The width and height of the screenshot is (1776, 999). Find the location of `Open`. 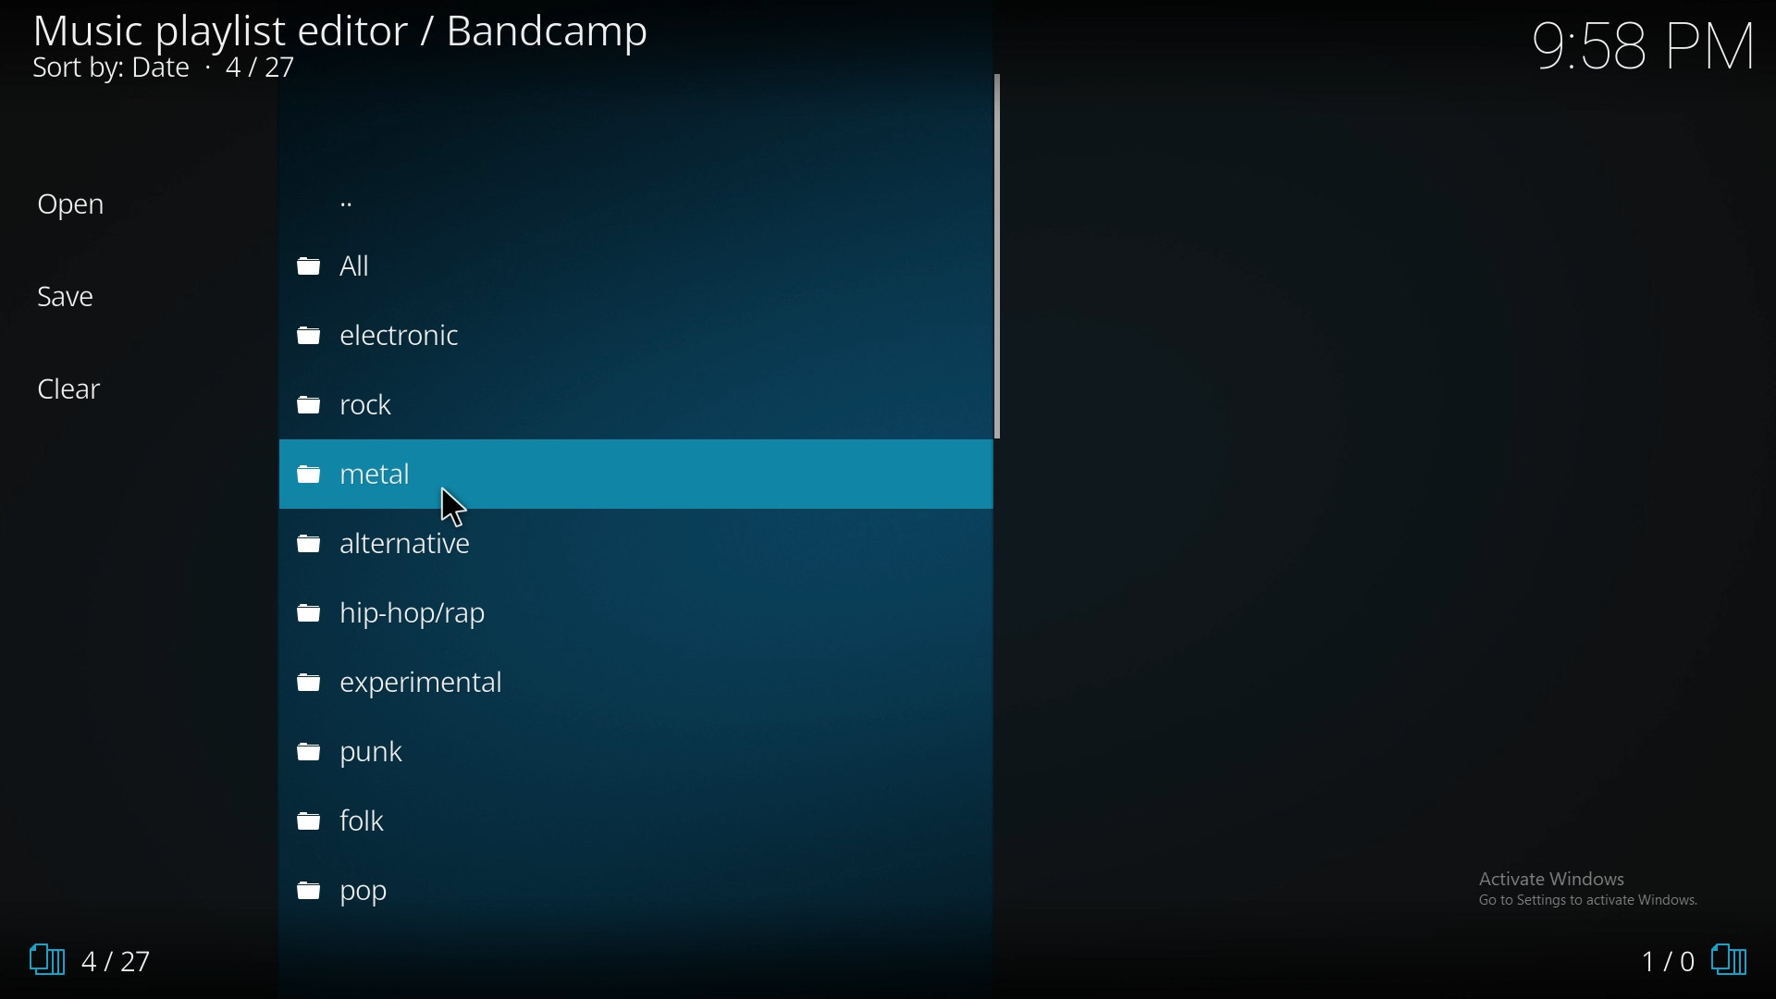

Open is located at coordinates (72, 205).